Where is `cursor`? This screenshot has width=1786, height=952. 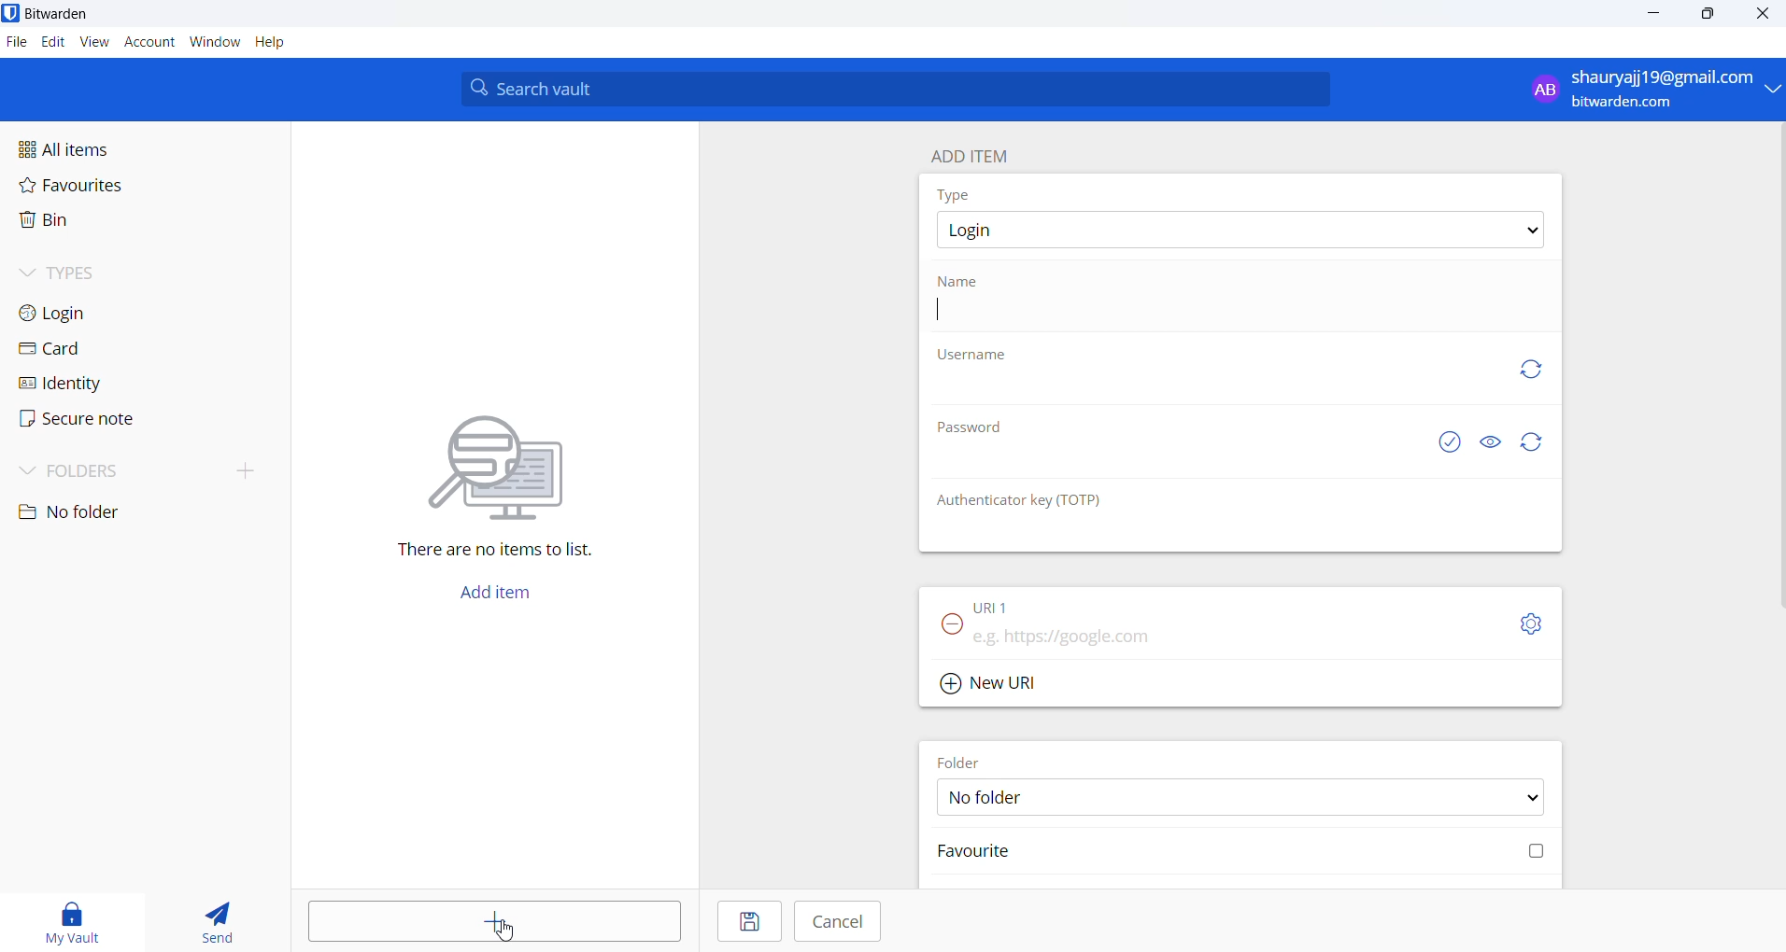
cursor is located at coordinates (510, 930).